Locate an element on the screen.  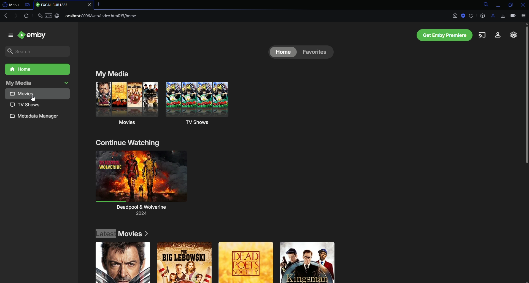
Minimize is located at coordinates (497, 4).